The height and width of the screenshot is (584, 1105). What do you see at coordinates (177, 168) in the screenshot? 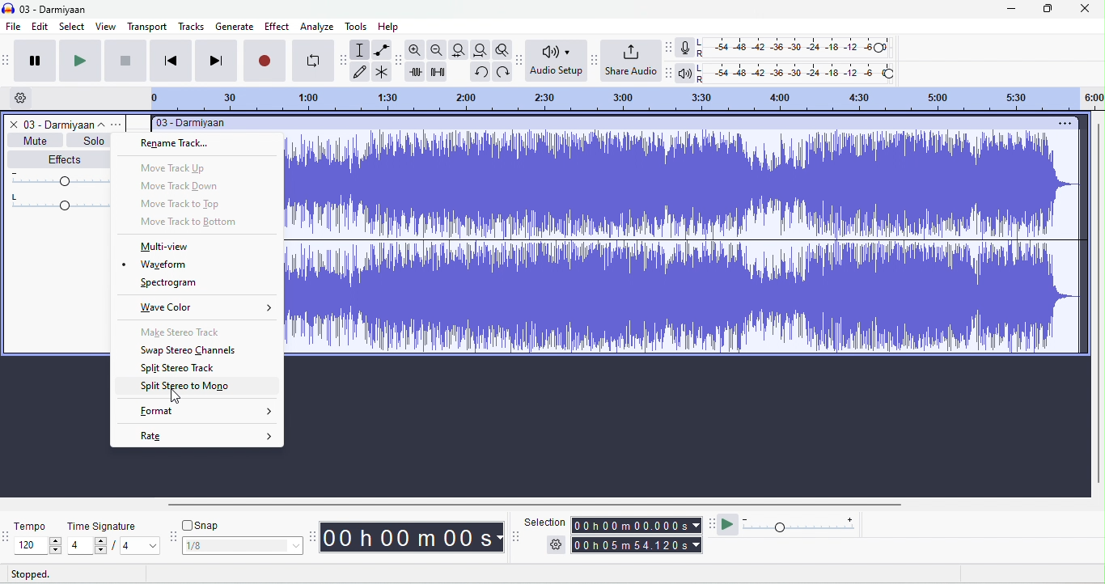
I see `move track up` at bounding box center [177, 168].